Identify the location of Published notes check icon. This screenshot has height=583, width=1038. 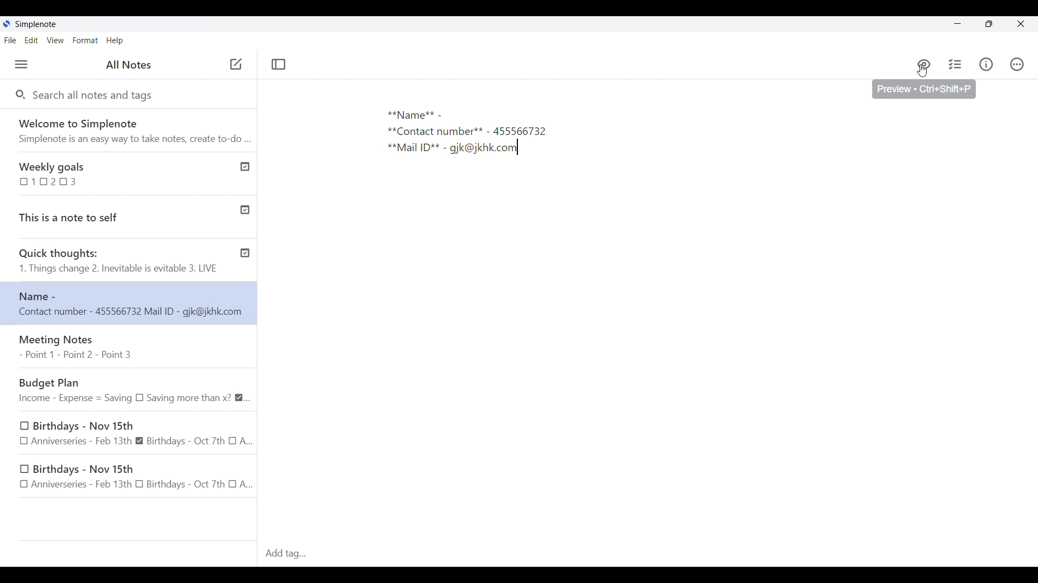
(245, 208).